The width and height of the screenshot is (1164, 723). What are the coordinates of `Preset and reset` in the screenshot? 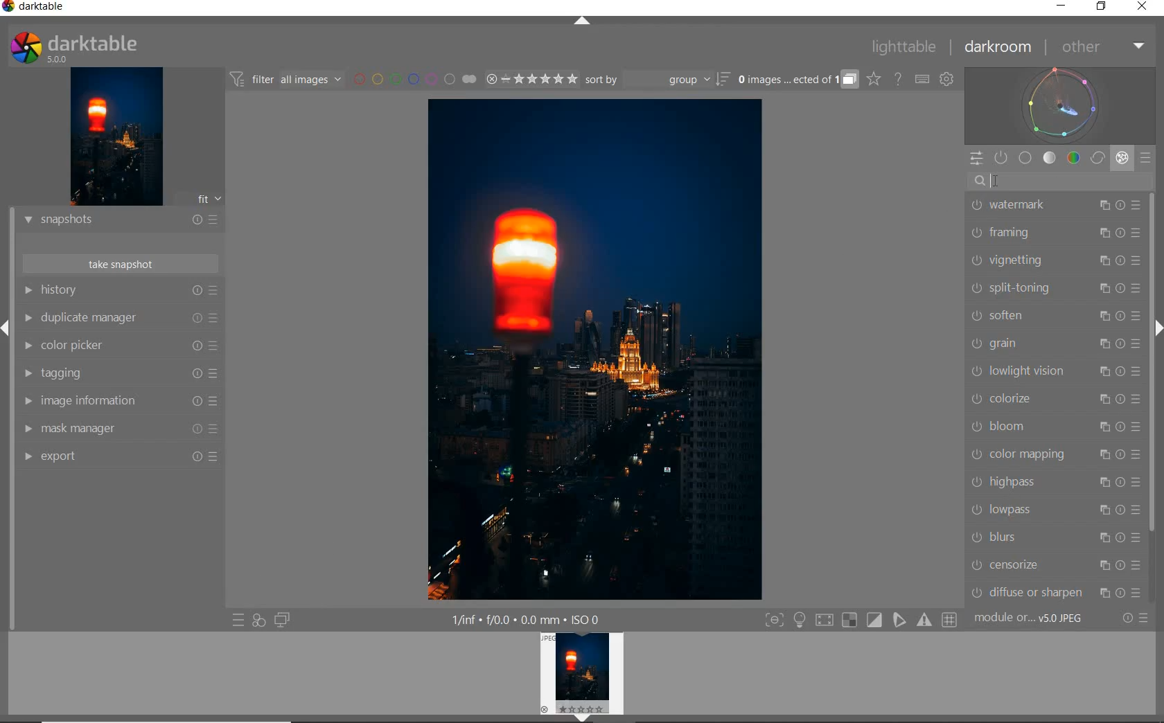 It's located at (1150, 619).